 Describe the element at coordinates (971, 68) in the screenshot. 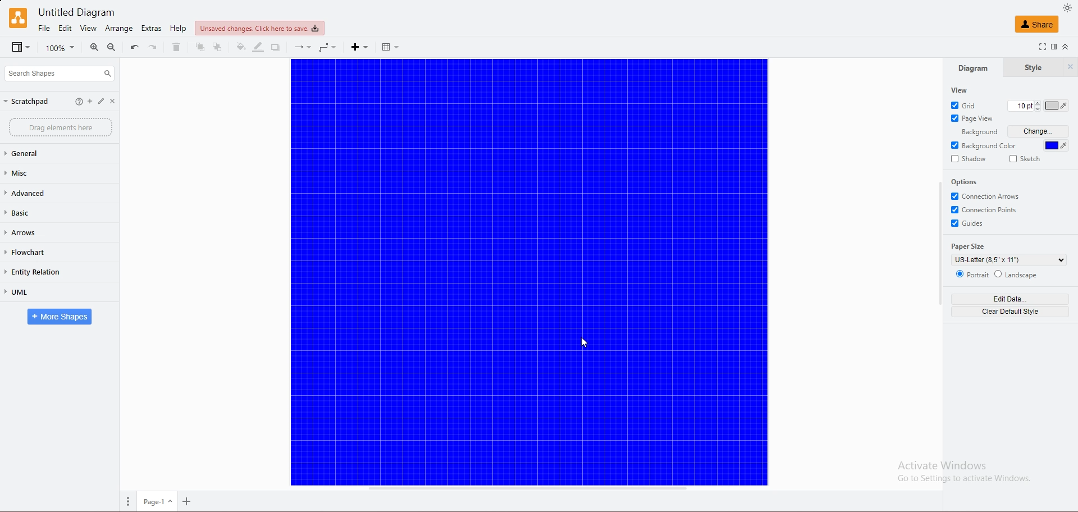

I see `diagram` at that location.